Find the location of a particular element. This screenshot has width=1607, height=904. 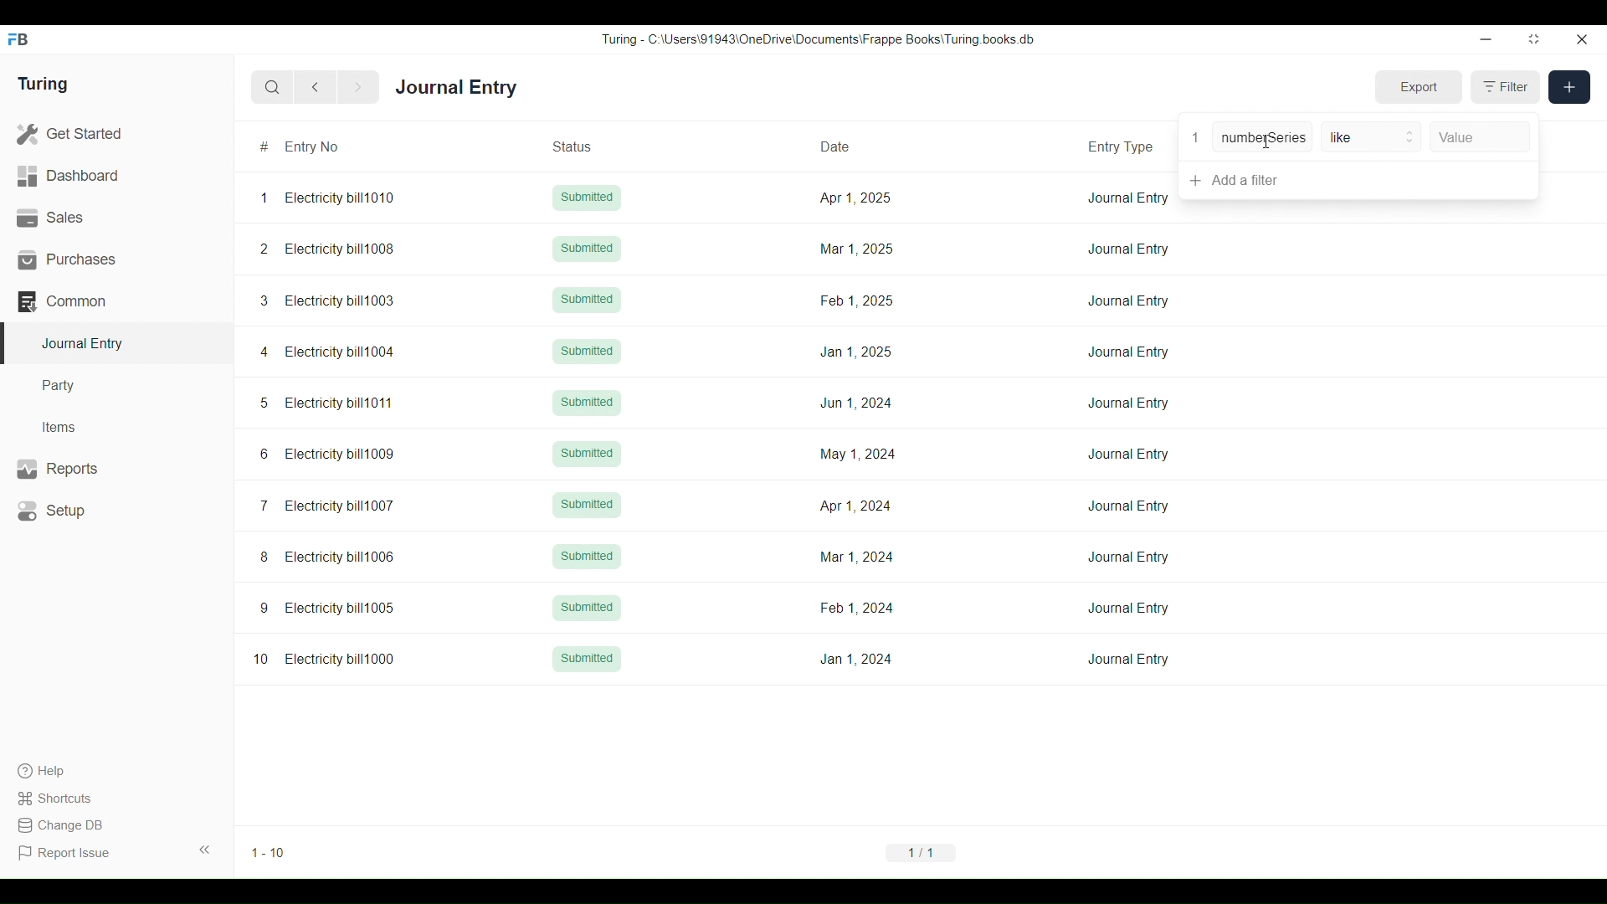

2 Electricity bill1008 is located at coordinates (327, 249).